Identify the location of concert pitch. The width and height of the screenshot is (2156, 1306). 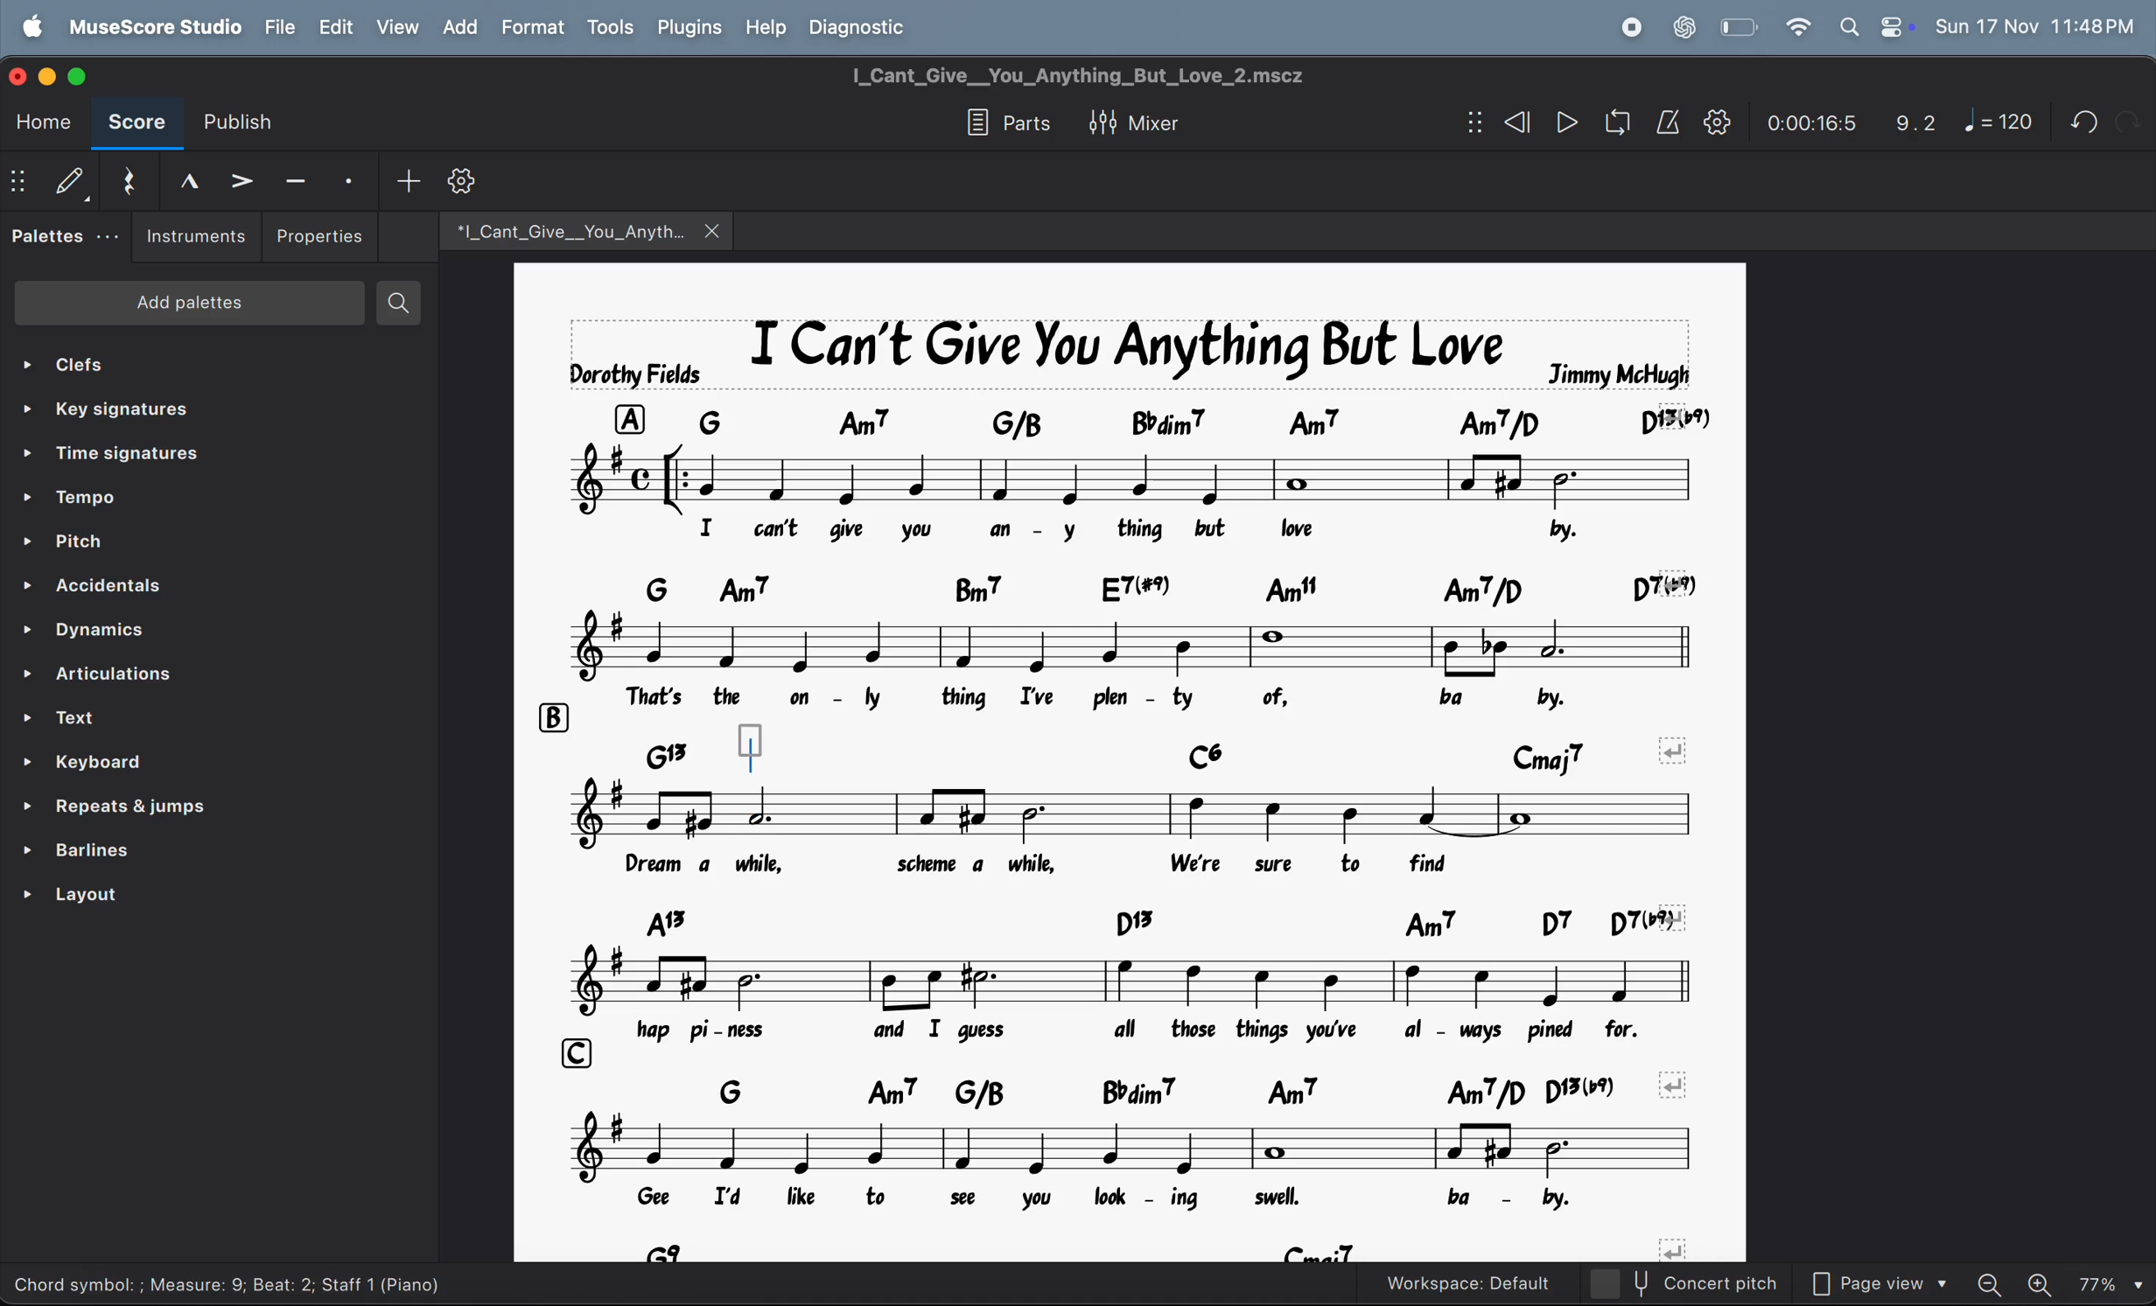
(1679, 1283).